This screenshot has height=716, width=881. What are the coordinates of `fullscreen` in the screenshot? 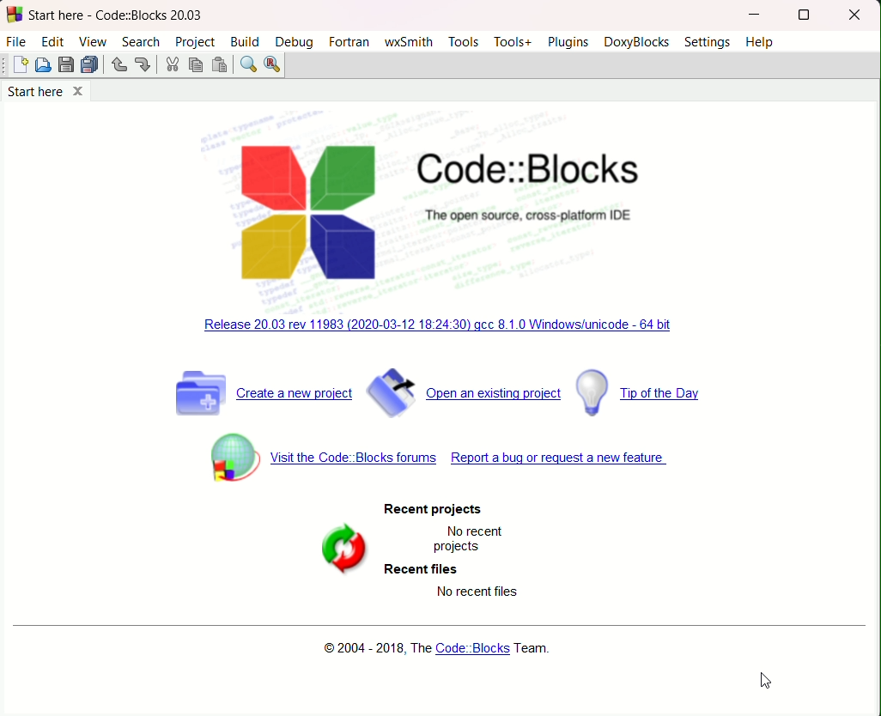 It's located at (802, 15).